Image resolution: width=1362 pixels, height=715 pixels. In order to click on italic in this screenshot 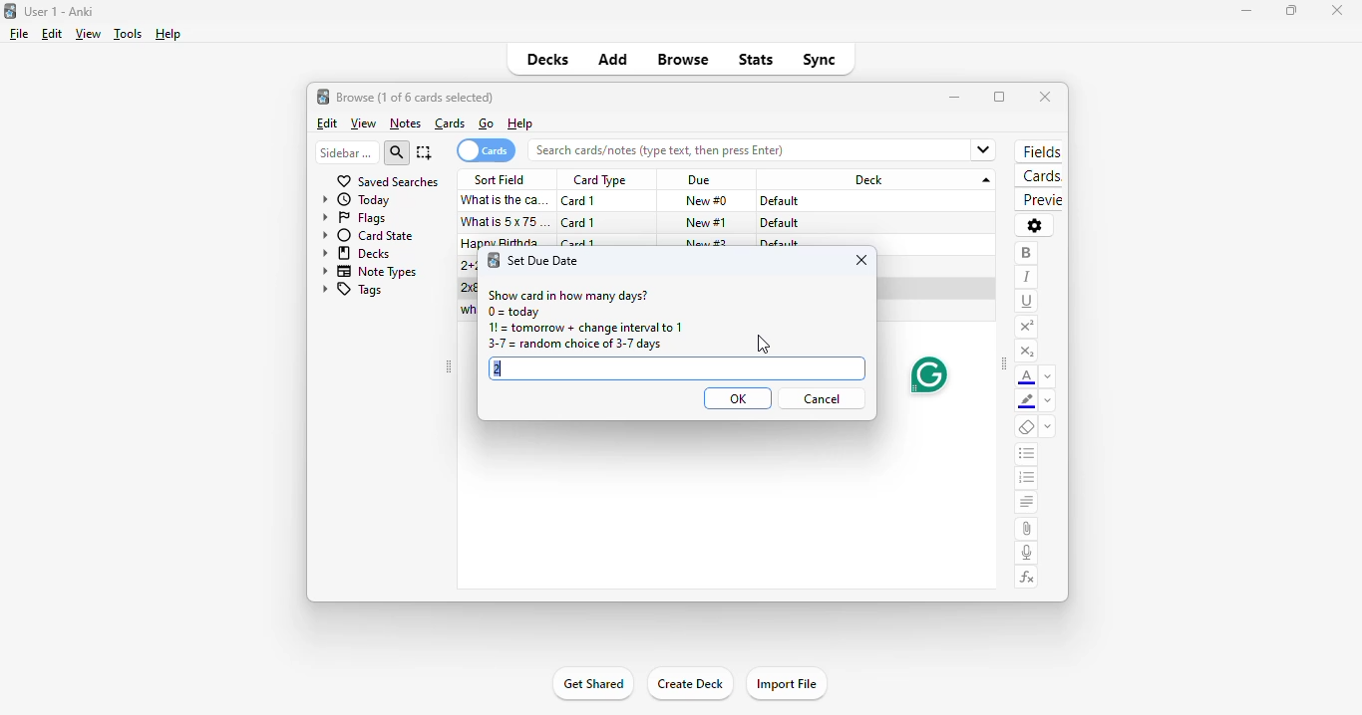, I will do `click(1026, 277)`.